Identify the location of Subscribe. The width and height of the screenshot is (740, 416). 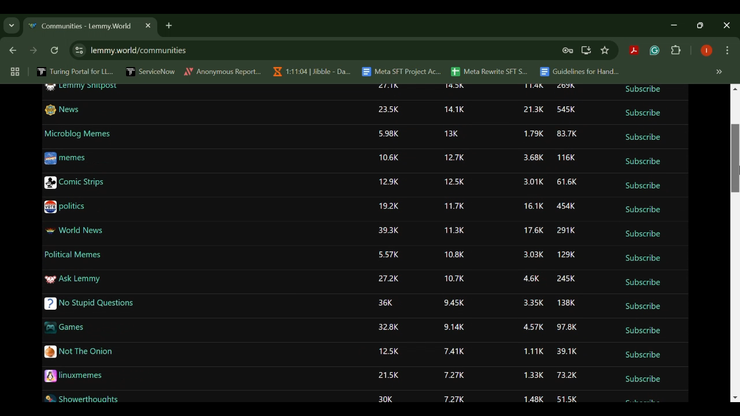
(643, 210).